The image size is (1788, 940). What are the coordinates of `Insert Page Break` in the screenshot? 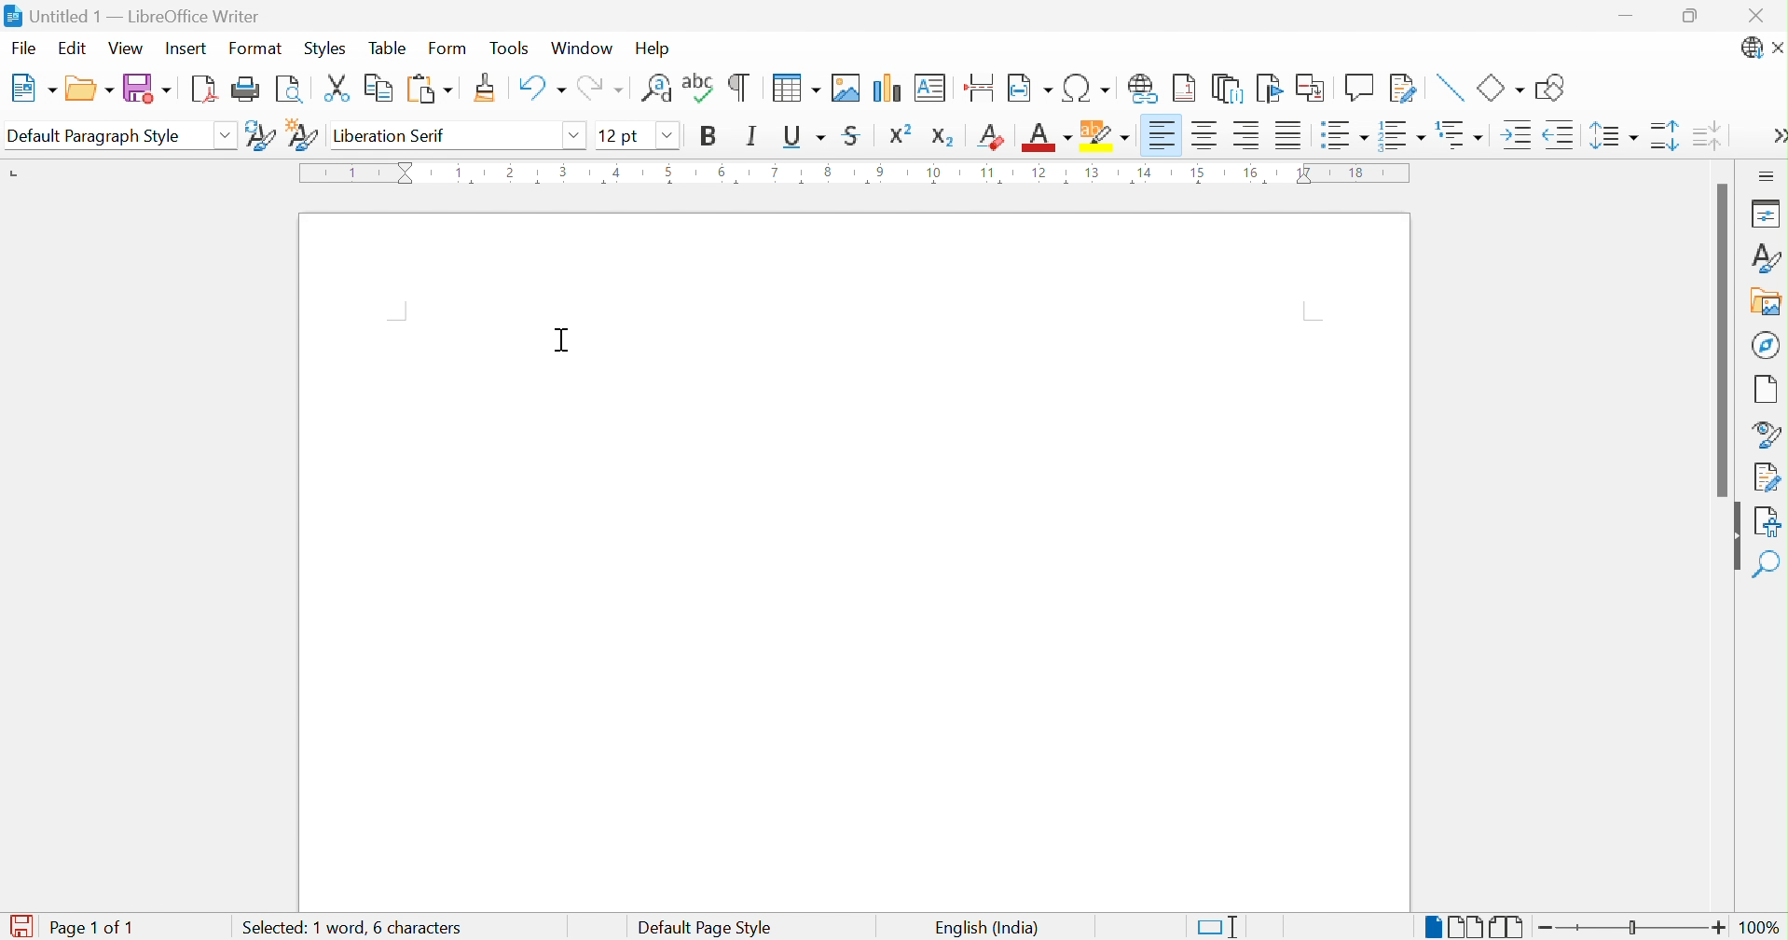 It's located at (978, 83).